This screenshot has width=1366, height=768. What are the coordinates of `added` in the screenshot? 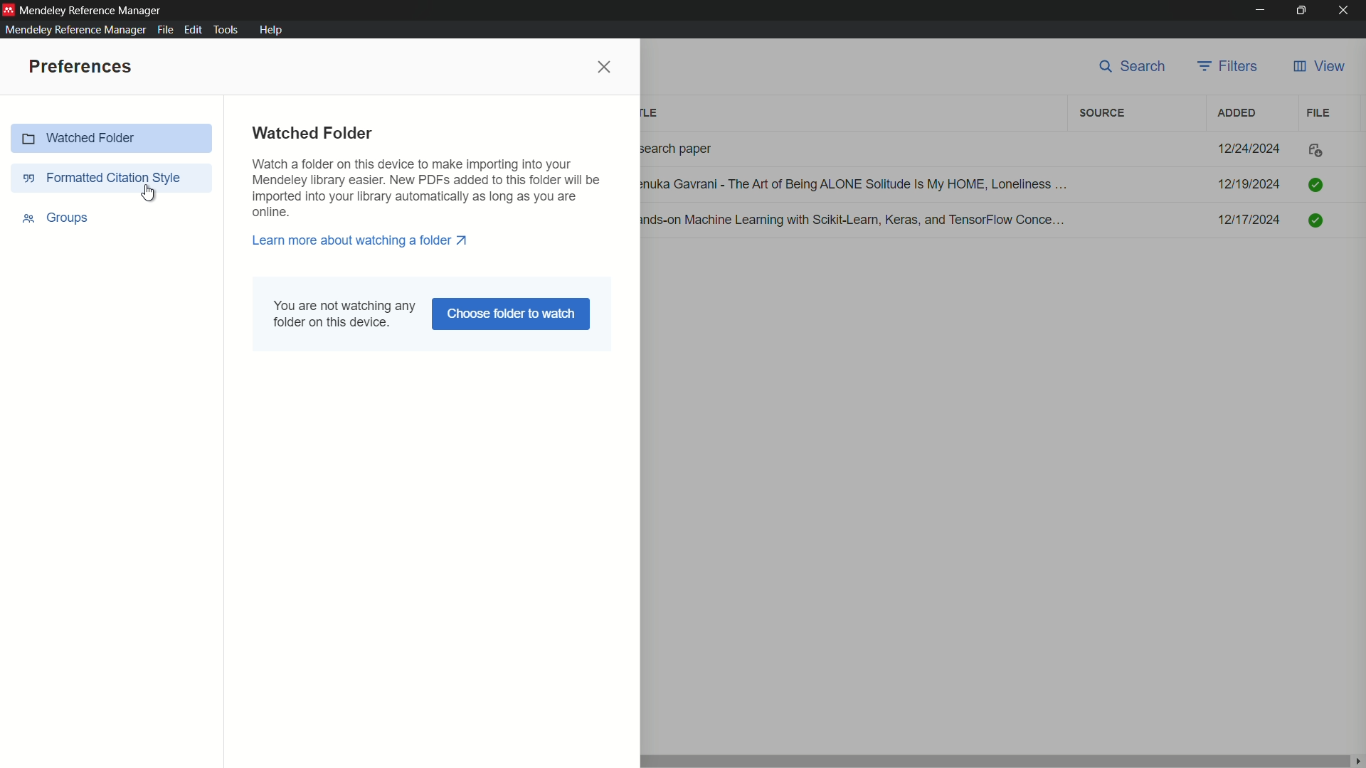 It's located at (1234, 112).